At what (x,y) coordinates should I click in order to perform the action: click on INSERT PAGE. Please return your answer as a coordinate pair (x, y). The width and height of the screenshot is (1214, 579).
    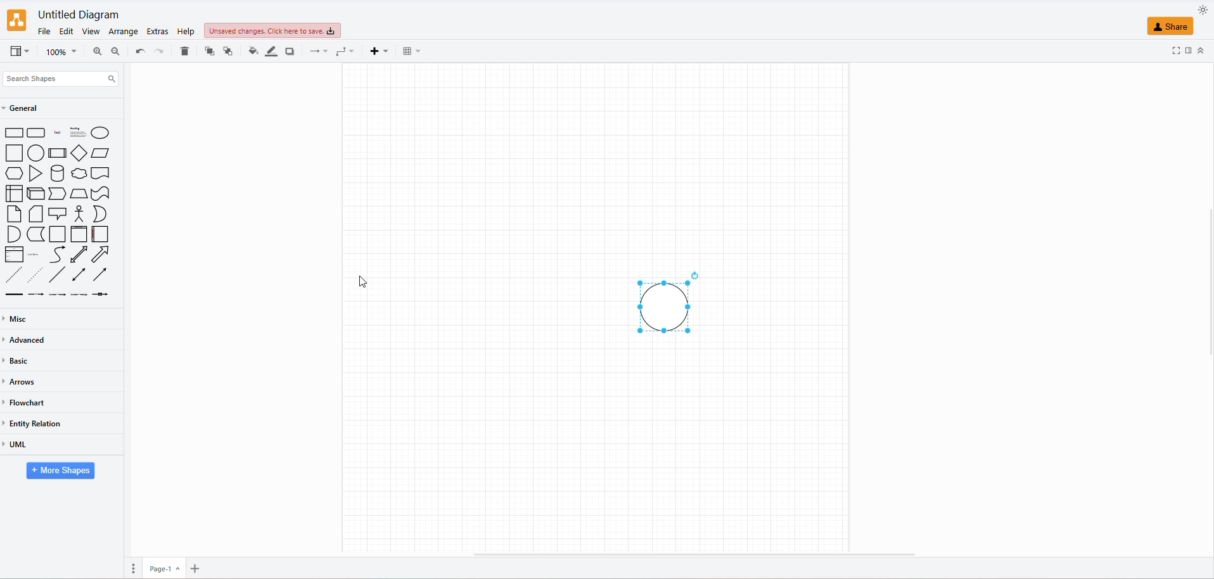
    Looking at the image, I should click on (199, 566).